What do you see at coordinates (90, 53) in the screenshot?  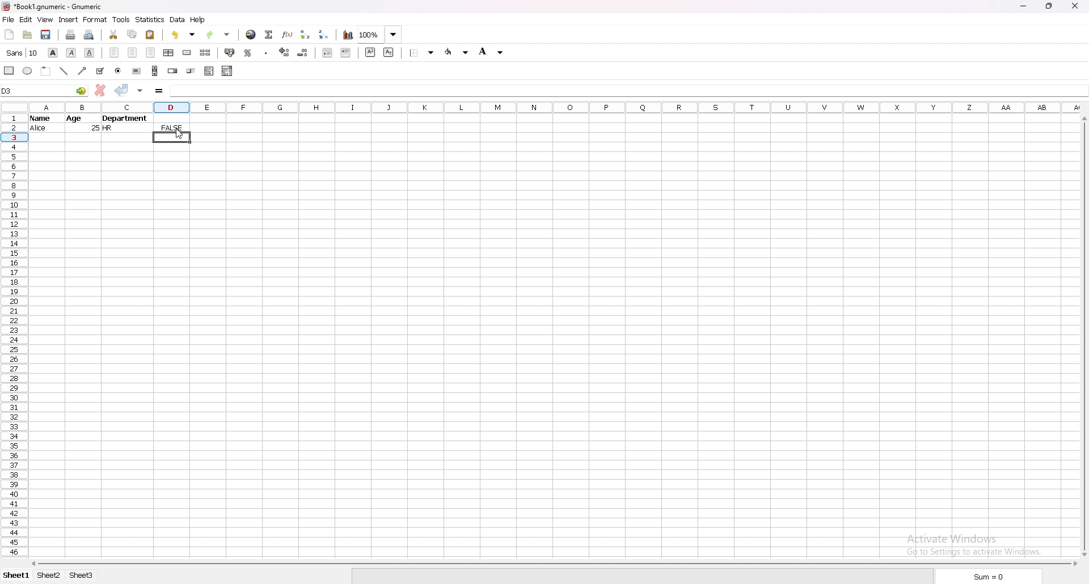 I see `underline` at bounding box center [90, 53].